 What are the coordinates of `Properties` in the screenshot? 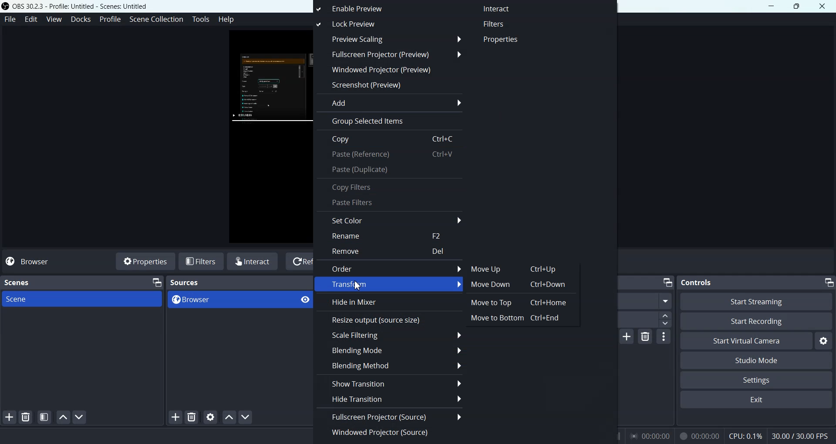 It's located at (504, 40).